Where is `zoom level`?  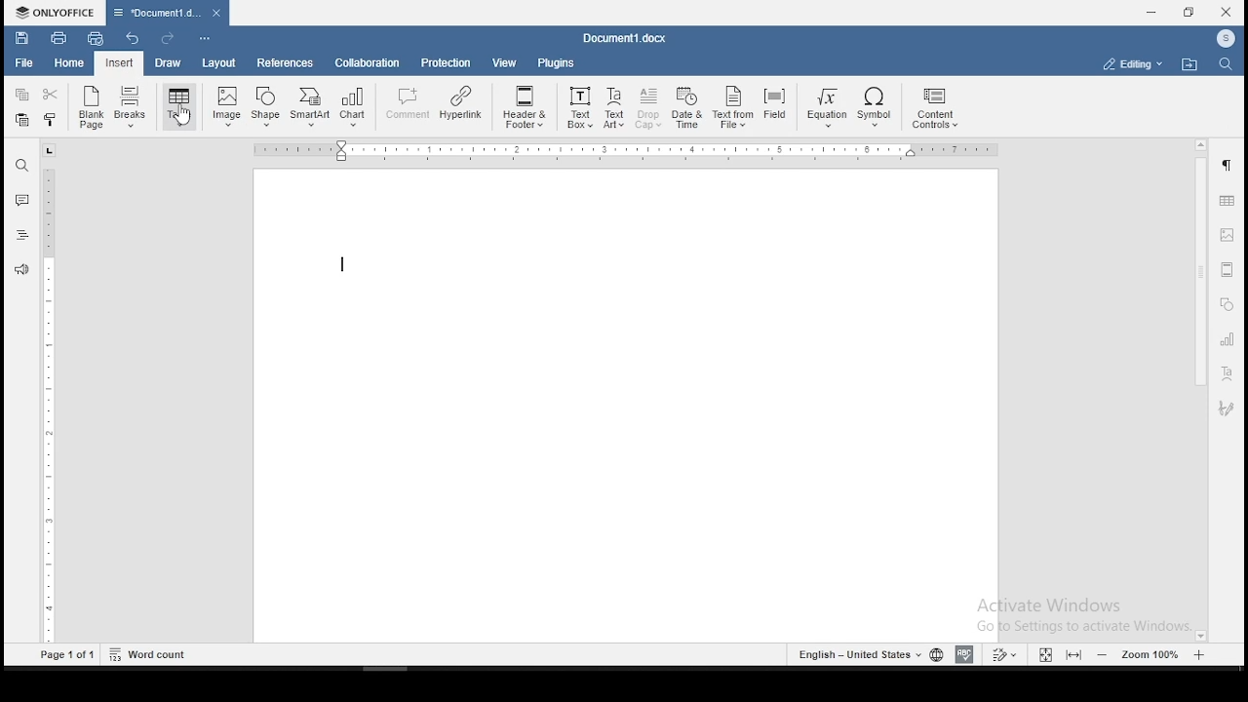
zoom level is located at coordinates (1151, 654).